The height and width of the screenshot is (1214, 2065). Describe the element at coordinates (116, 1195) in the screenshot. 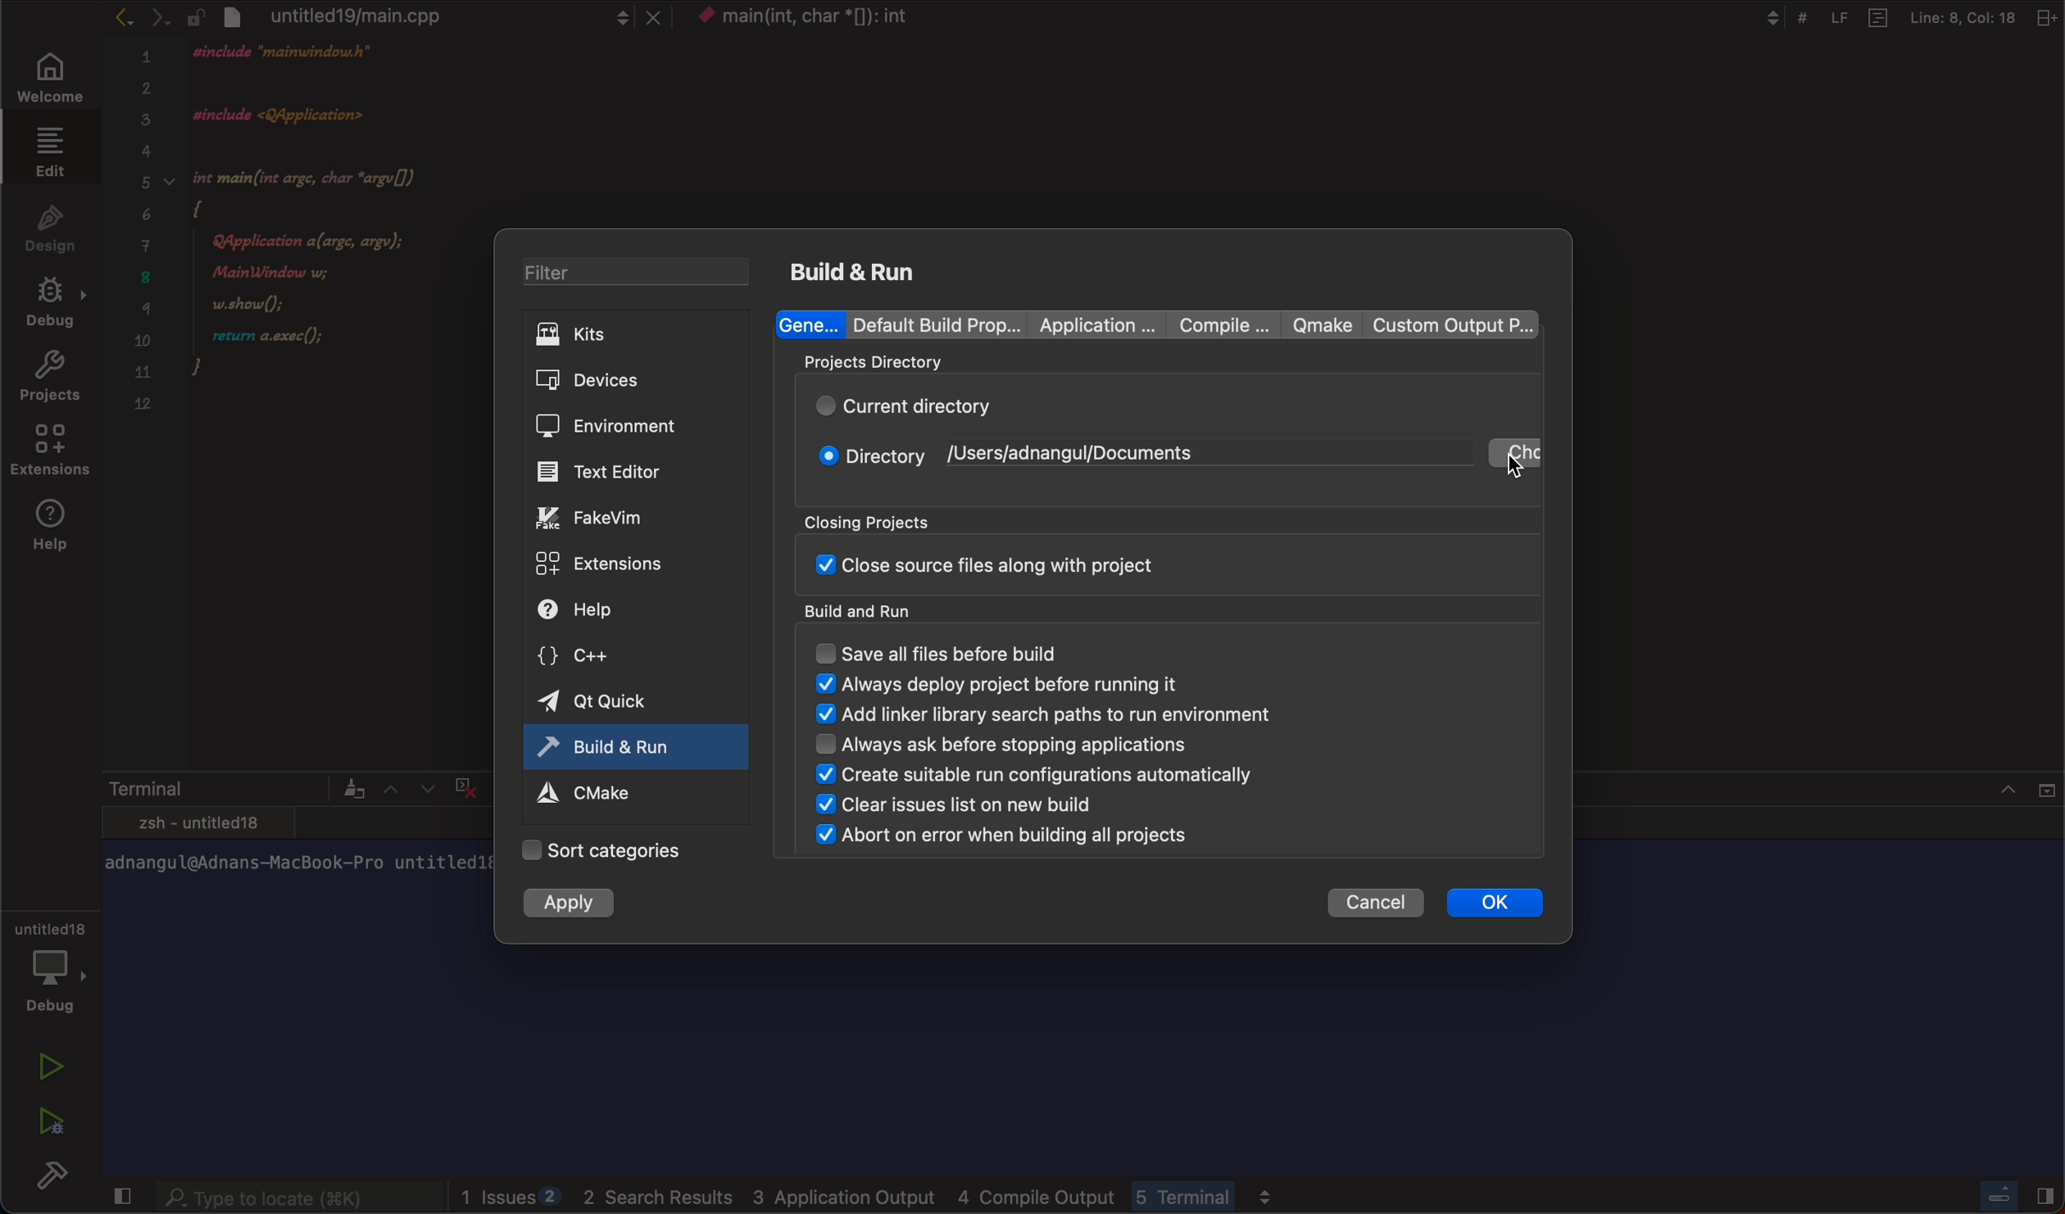

I see `close slidebar` at that location.